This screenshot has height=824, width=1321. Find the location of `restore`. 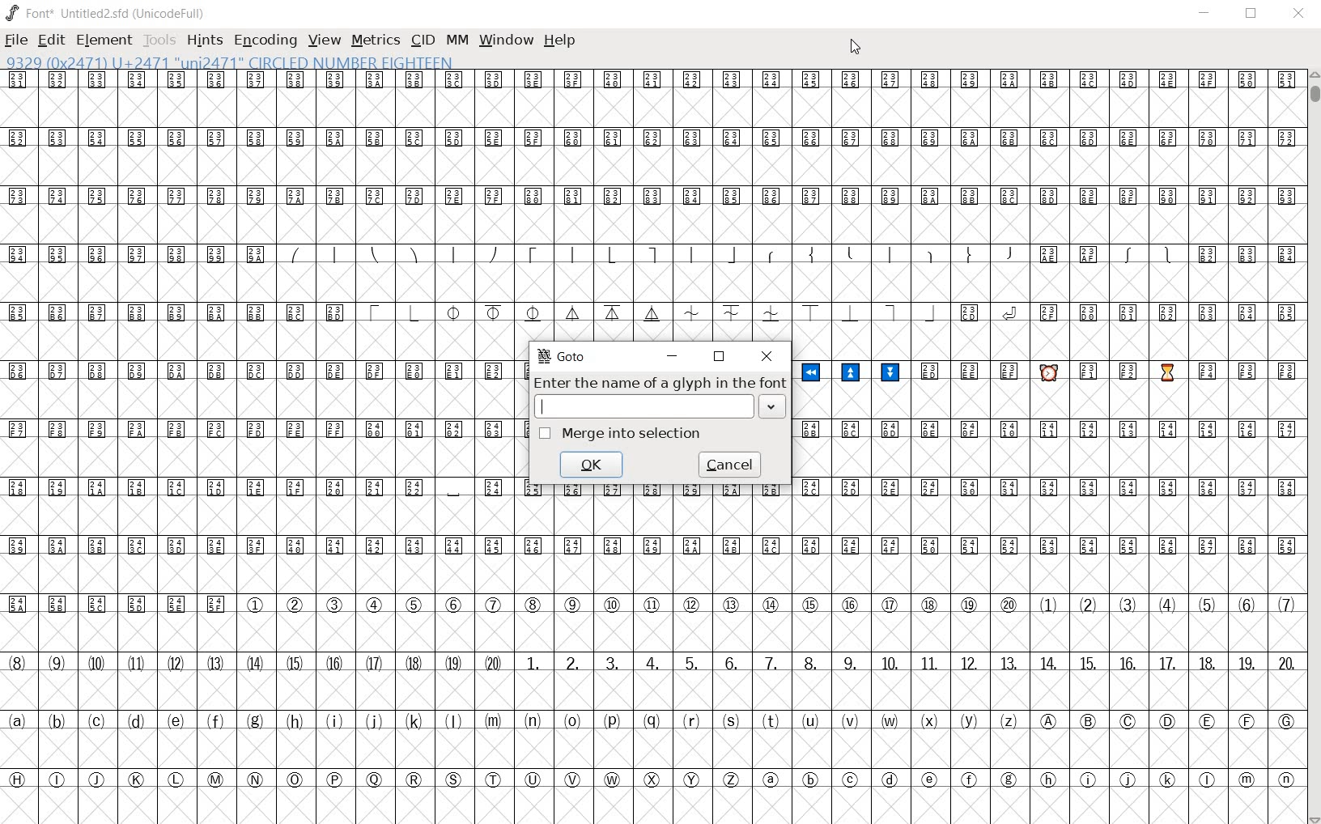

restore is located at coordinates (1251, 14).